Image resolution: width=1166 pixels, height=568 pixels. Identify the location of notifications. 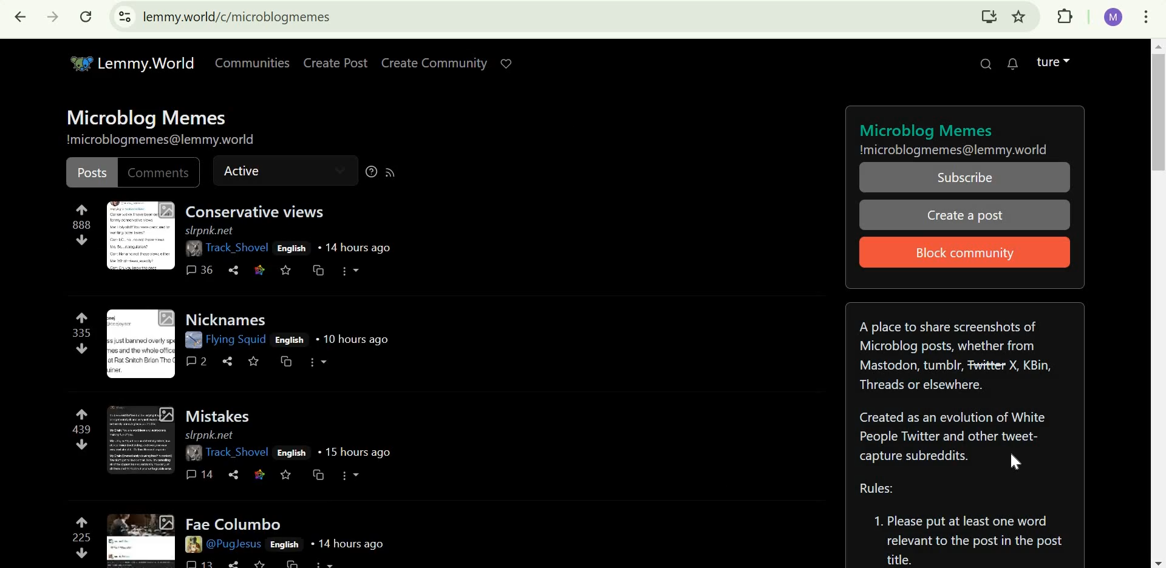
(1015, 65).